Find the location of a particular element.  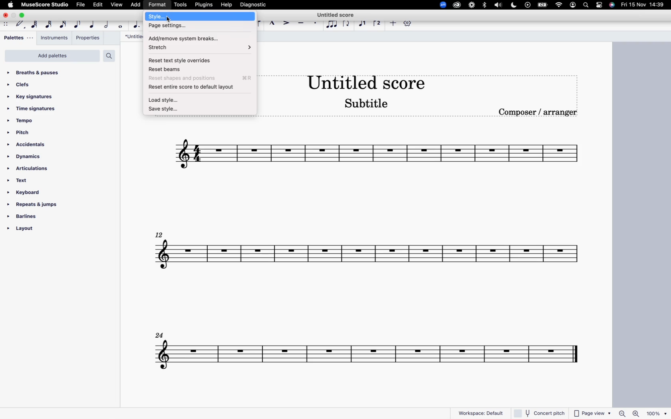

plugins is located at coordinates (204, 6).